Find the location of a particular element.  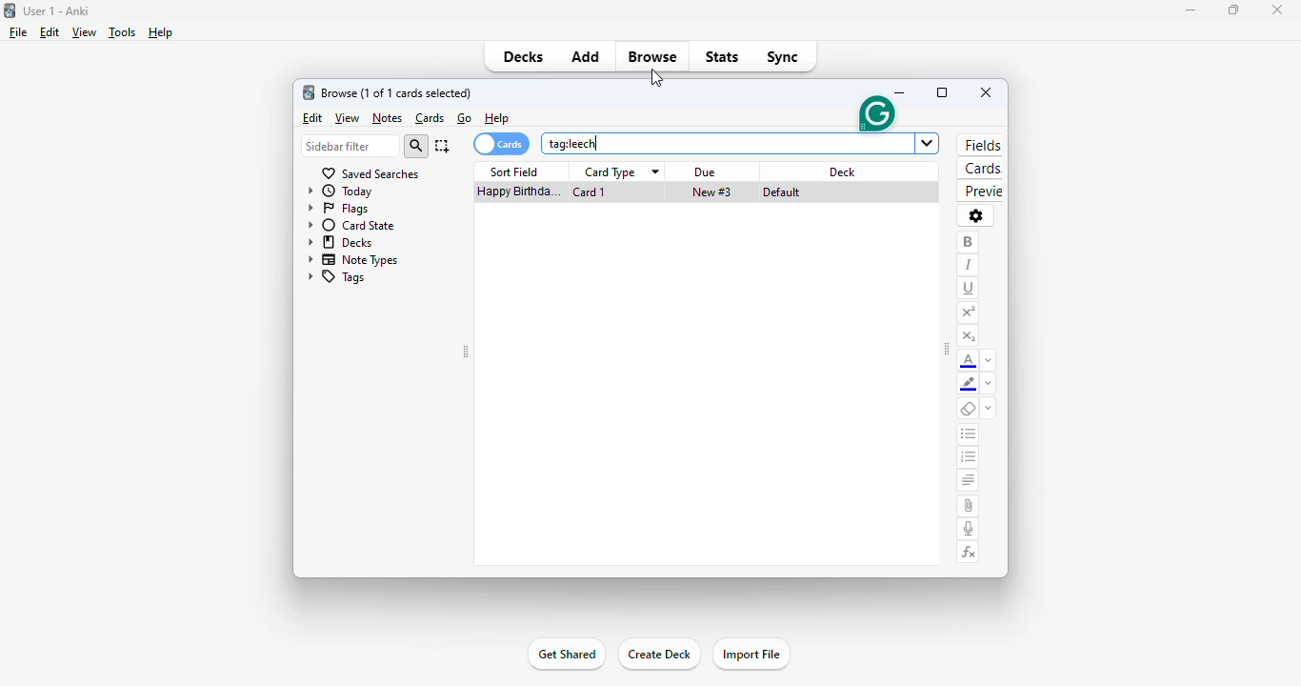

cursor is located at coordinates (657, 79).